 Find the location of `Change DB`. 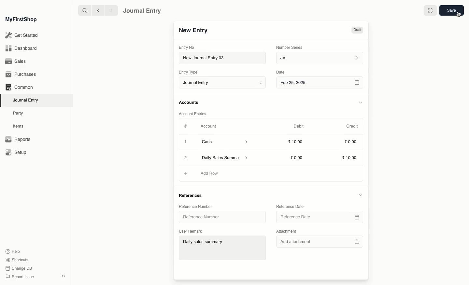

Change DB is located at coordinates (19, 269).